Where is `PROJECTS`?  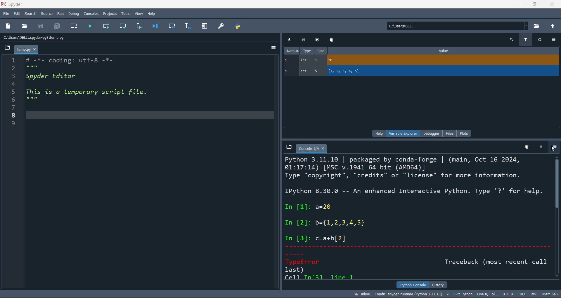
PROJECTS is located at coordinates (110, 13).